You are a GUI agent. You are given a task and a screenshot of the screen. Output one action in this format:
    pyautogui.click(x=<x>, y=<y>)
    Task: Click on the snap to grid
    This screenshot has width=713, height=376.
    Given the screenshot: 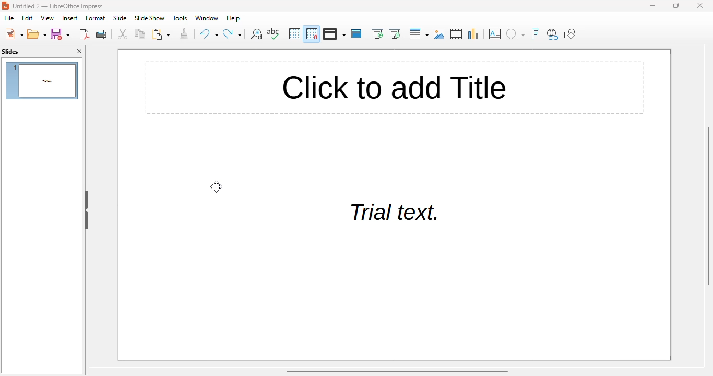 What is the action you would take?
    pyautogui.click(x=312, y=33)
    